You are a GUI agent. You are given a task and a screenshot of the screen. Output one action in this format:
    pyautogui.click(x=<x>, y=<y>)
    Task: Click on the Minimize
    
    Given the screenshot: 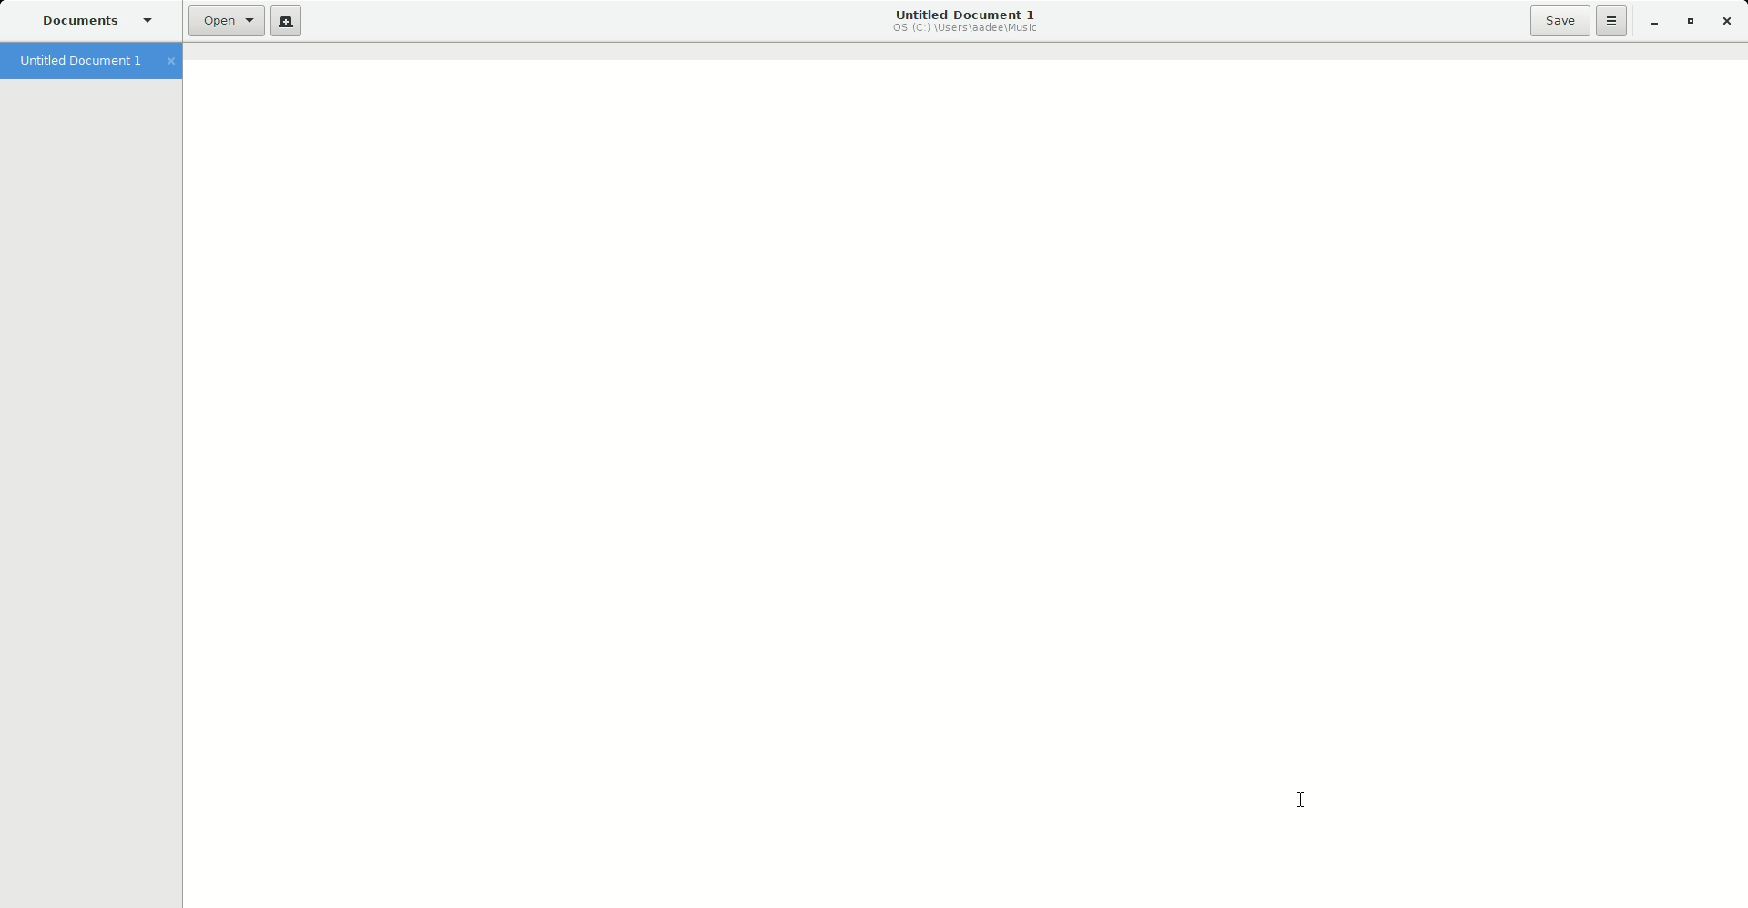 What is the action you would take?
    pyautogui.click(x=1653, y=22)
    